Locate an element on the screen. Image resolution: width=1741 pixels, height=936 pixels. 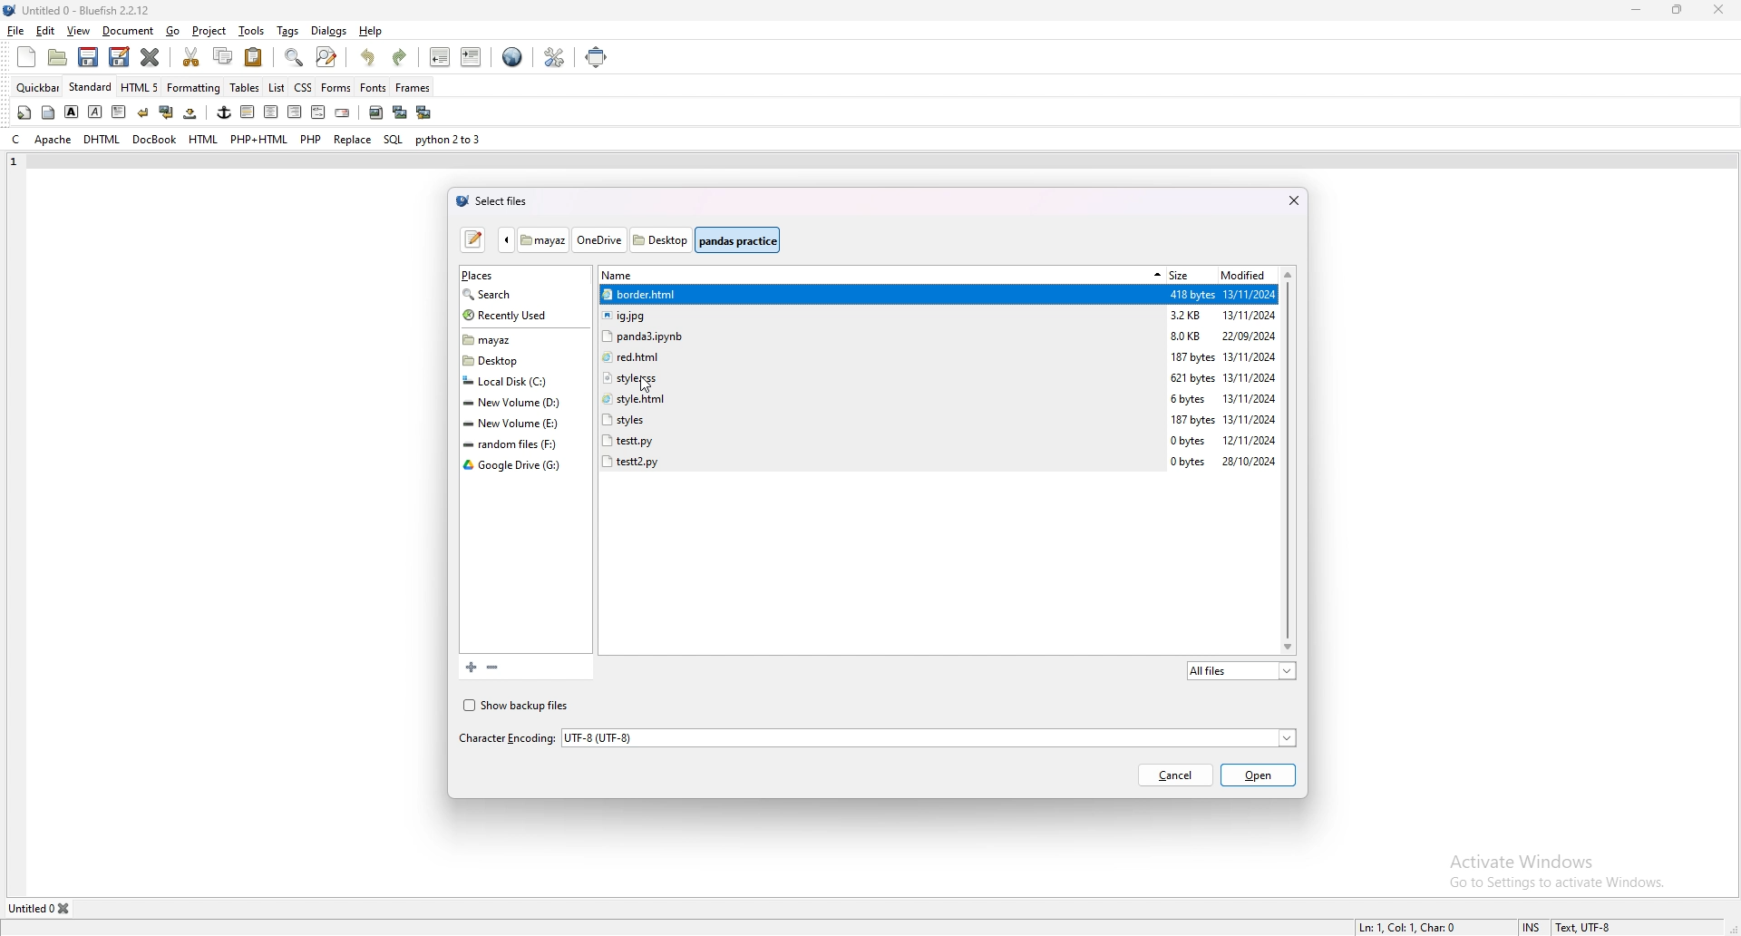
python 2to3 is located at coordinates (450, 139).